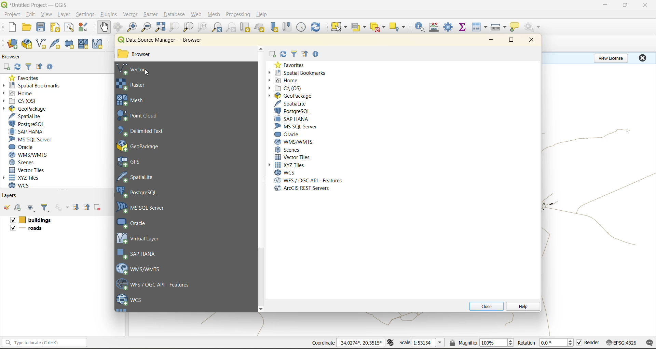 Image resolution: width=656 pixels, height=349 pixels. Describe the element at coordinates (592, 343) in the screenshot. I see `render` at that location.